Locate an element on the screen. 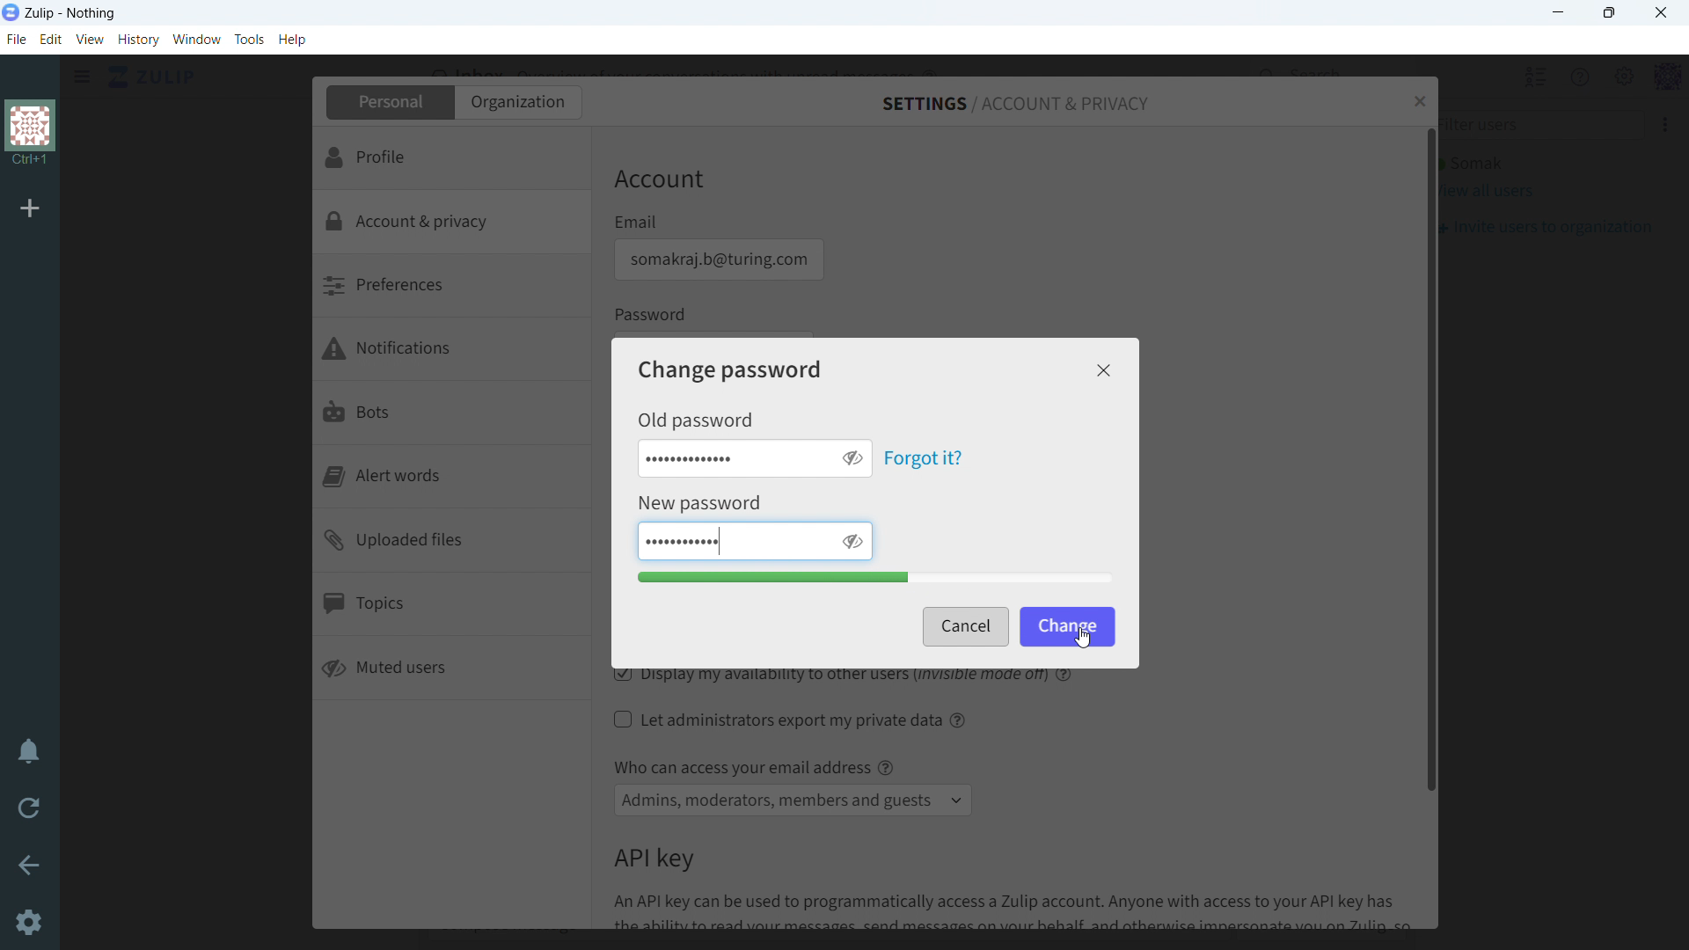 This screenshot has width=1689, height=950. Cursor is located at coordinates (1081, 637).